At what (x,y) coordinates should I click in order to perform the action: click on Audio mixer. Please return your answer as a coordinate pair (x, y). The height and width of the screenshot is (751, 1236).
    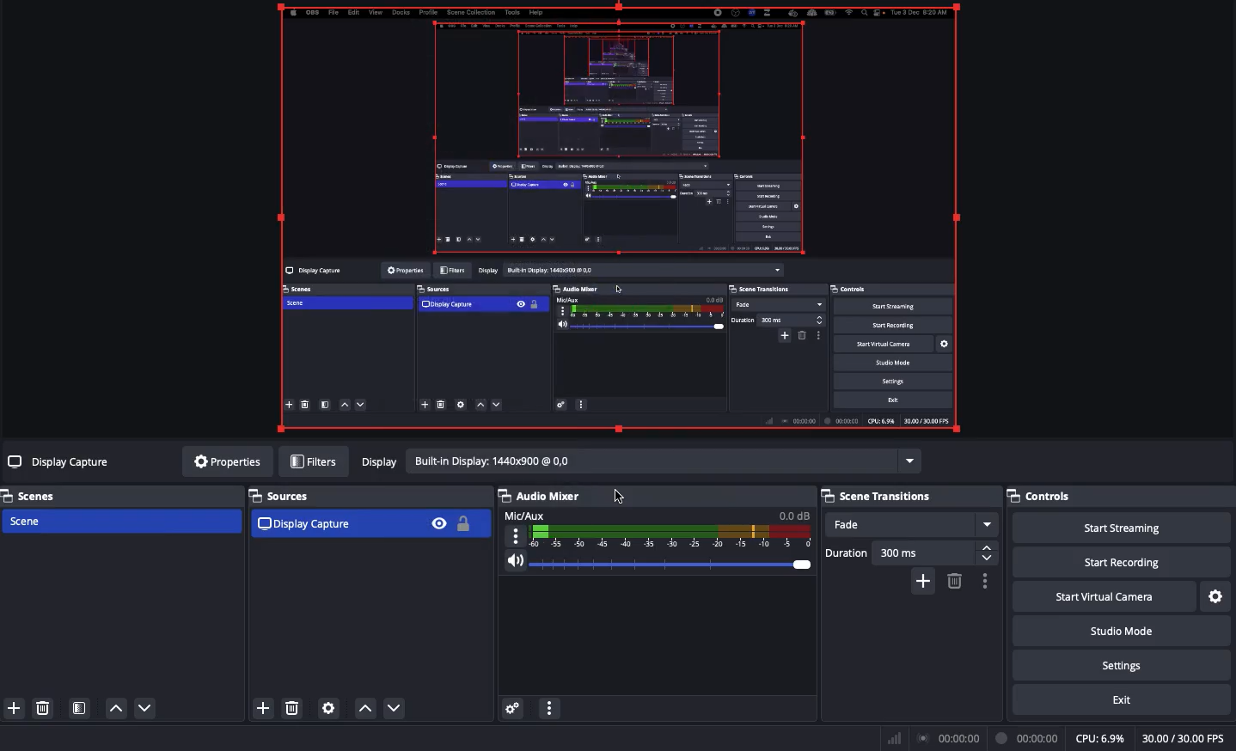
    Looking at the image, I should click on (545, 496).